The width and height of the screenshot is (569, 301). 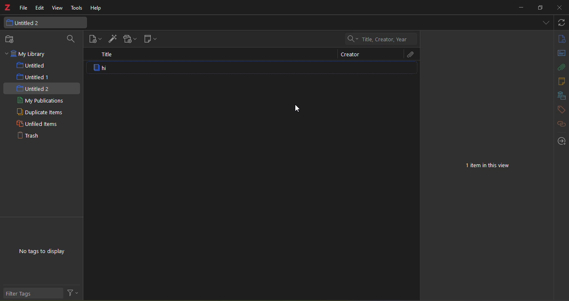 I want to click on untitled 2, so click(x=33, y=89).